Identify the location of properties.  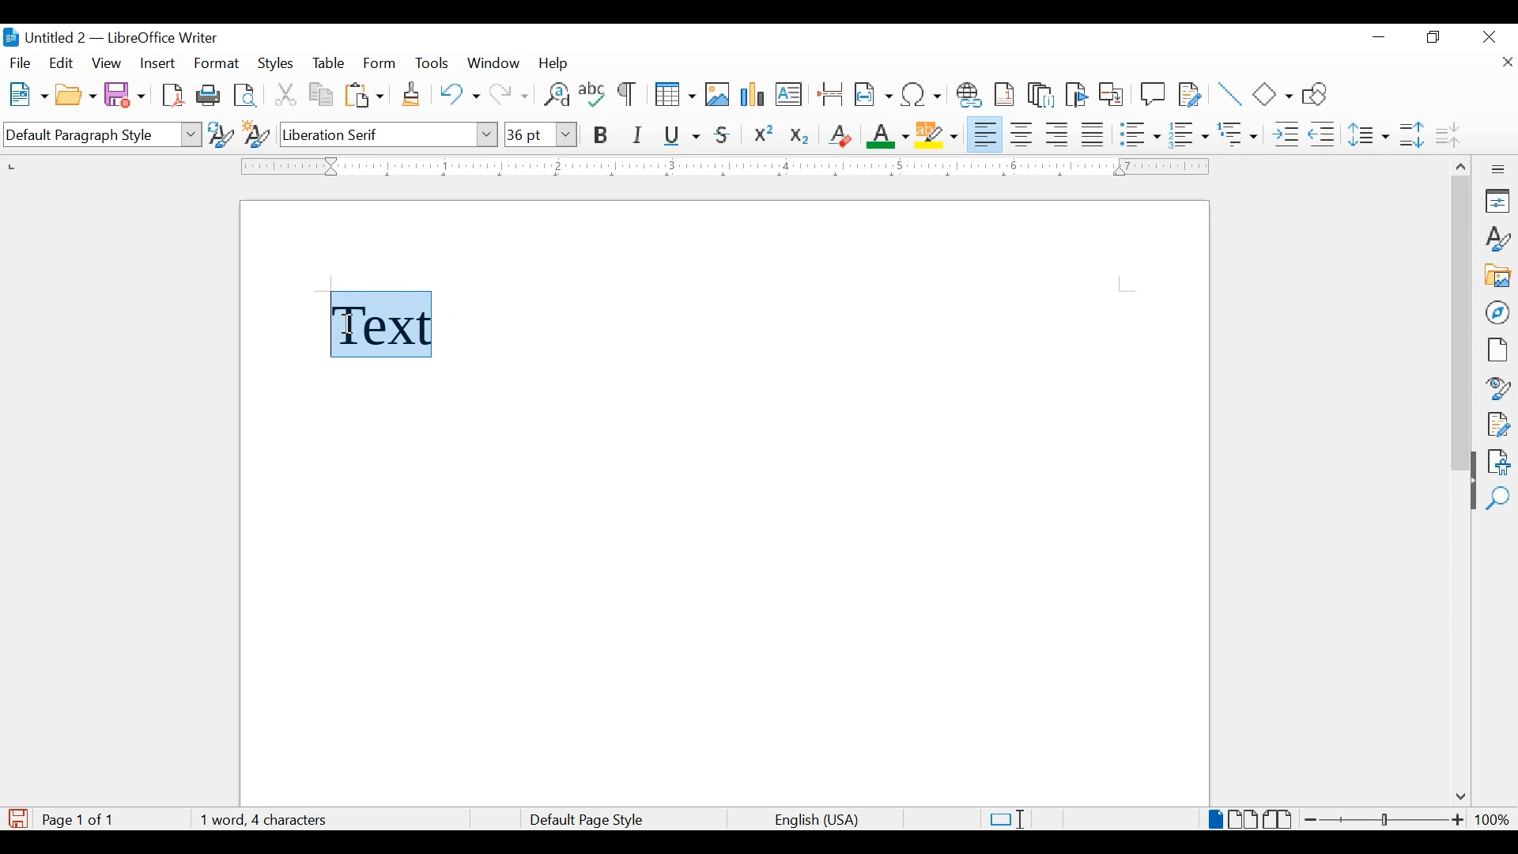
(1499, 201).